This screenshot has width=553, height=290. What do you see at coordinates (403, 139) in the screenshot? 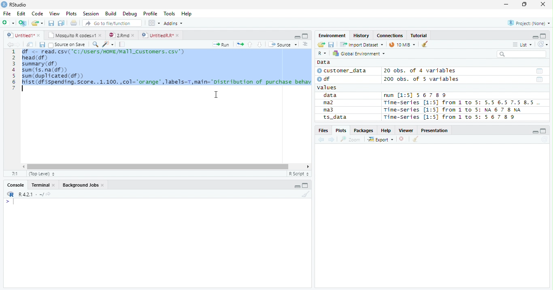
I see `Delete` at bounding box center [403, 139].